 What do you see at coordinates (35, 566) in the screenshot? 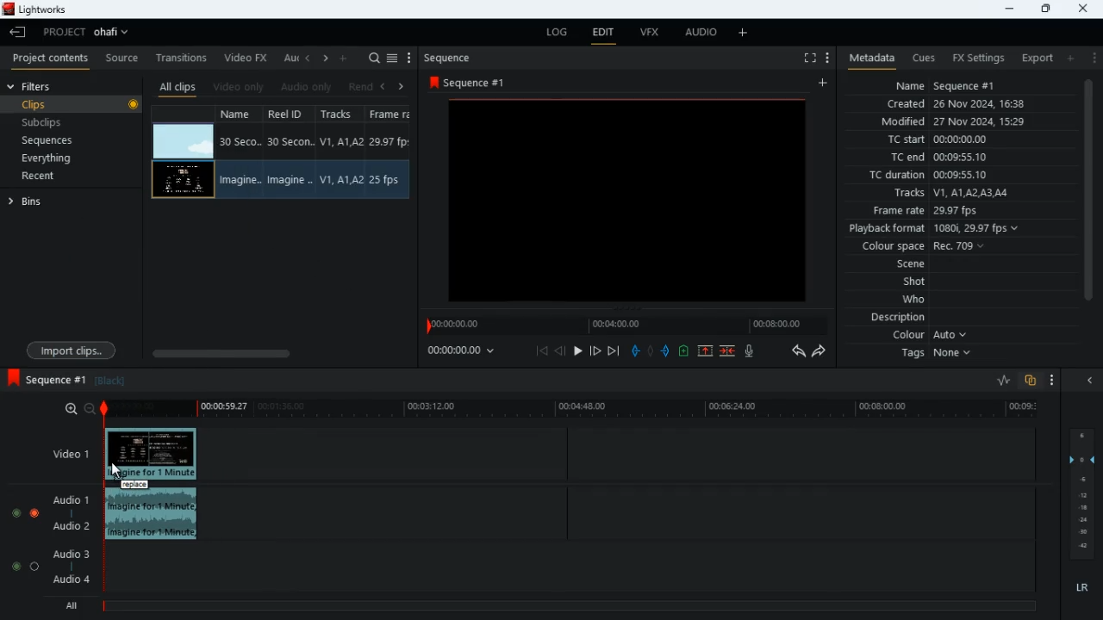
I see `toggle` at bounding box center [35, 566].